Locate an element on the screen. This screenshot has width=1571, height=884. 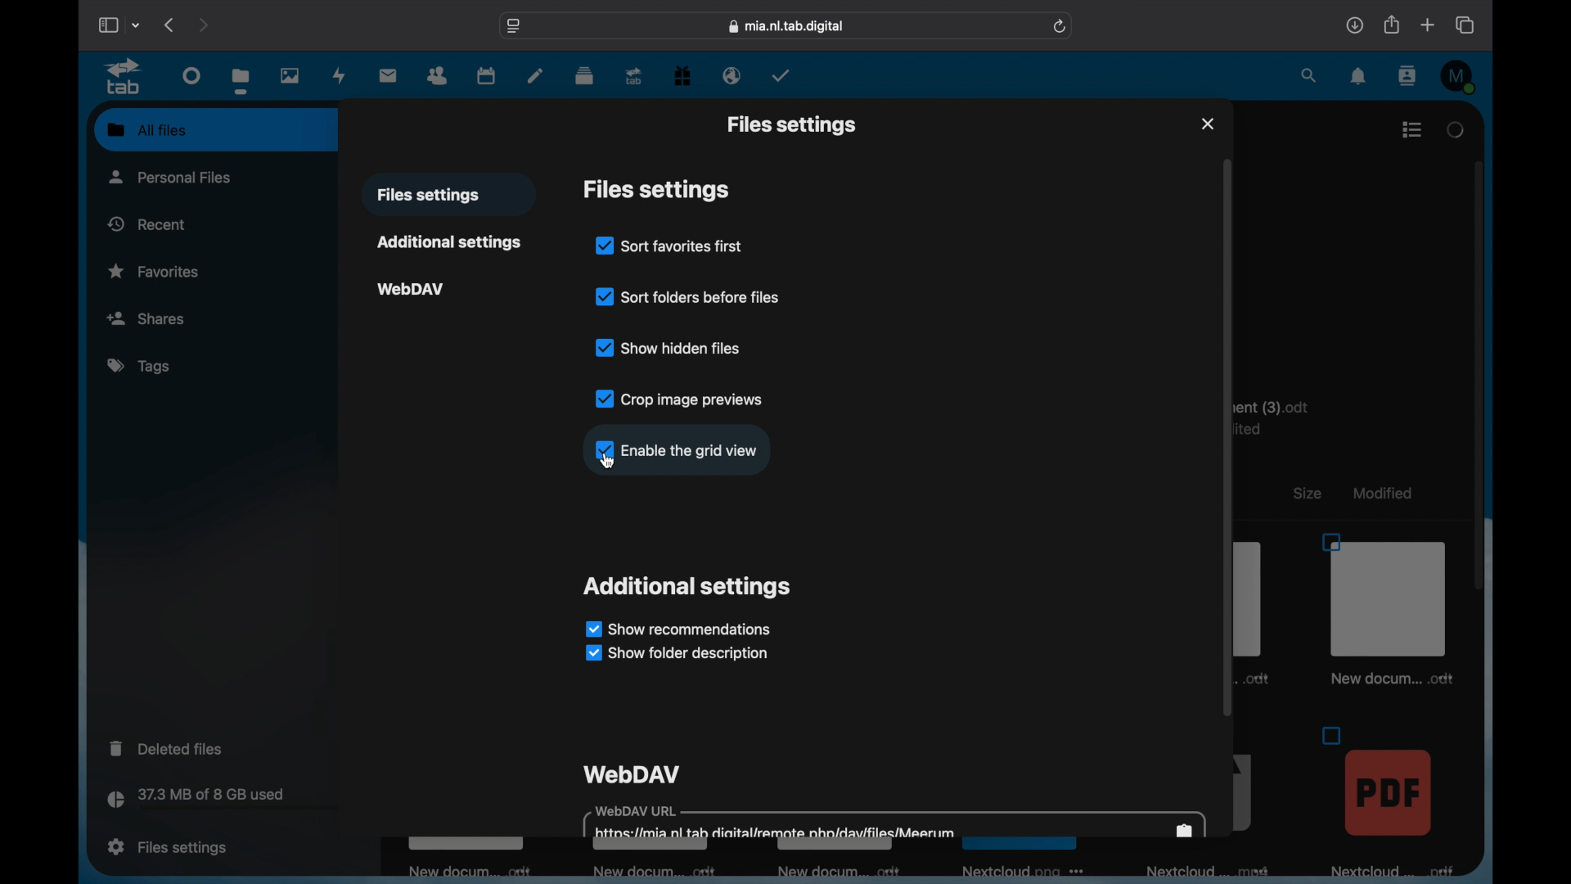
free trial is located at coordinates (682, 74).